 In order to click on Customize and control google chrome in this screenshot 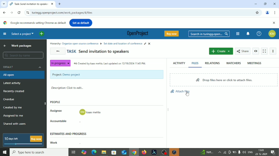, I will do `click(275, 12)`.